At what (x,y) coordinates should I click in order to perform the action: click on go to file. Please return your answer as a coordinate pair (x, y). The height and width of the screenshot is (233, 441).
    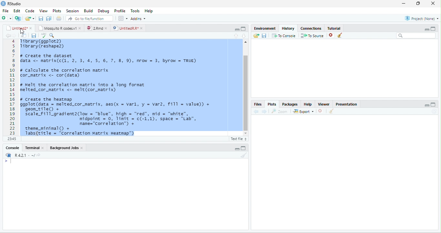
    Looking at the image, I should click on (90, 18).